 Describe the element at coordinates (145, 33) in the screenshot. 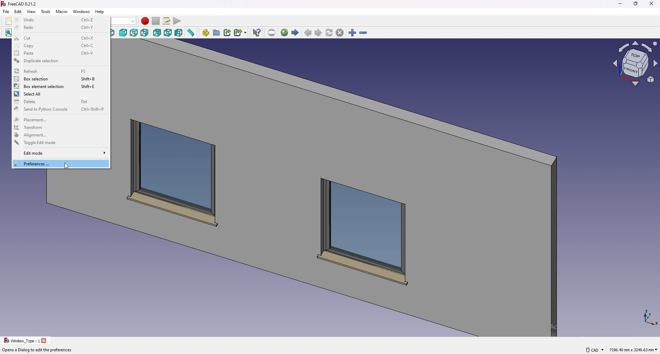

I see `right` at that location.